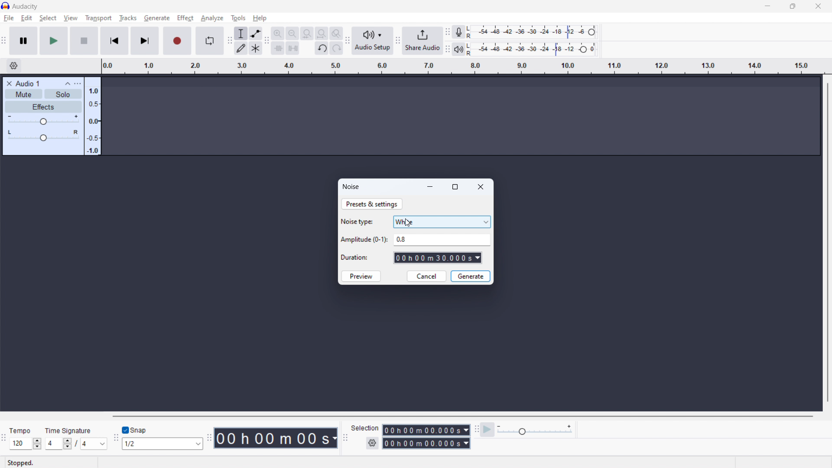 The image size is (832, 468). Describe the element at coordinates (278, 48) in the screenshot. I see `trim audio outside selction` at that location.